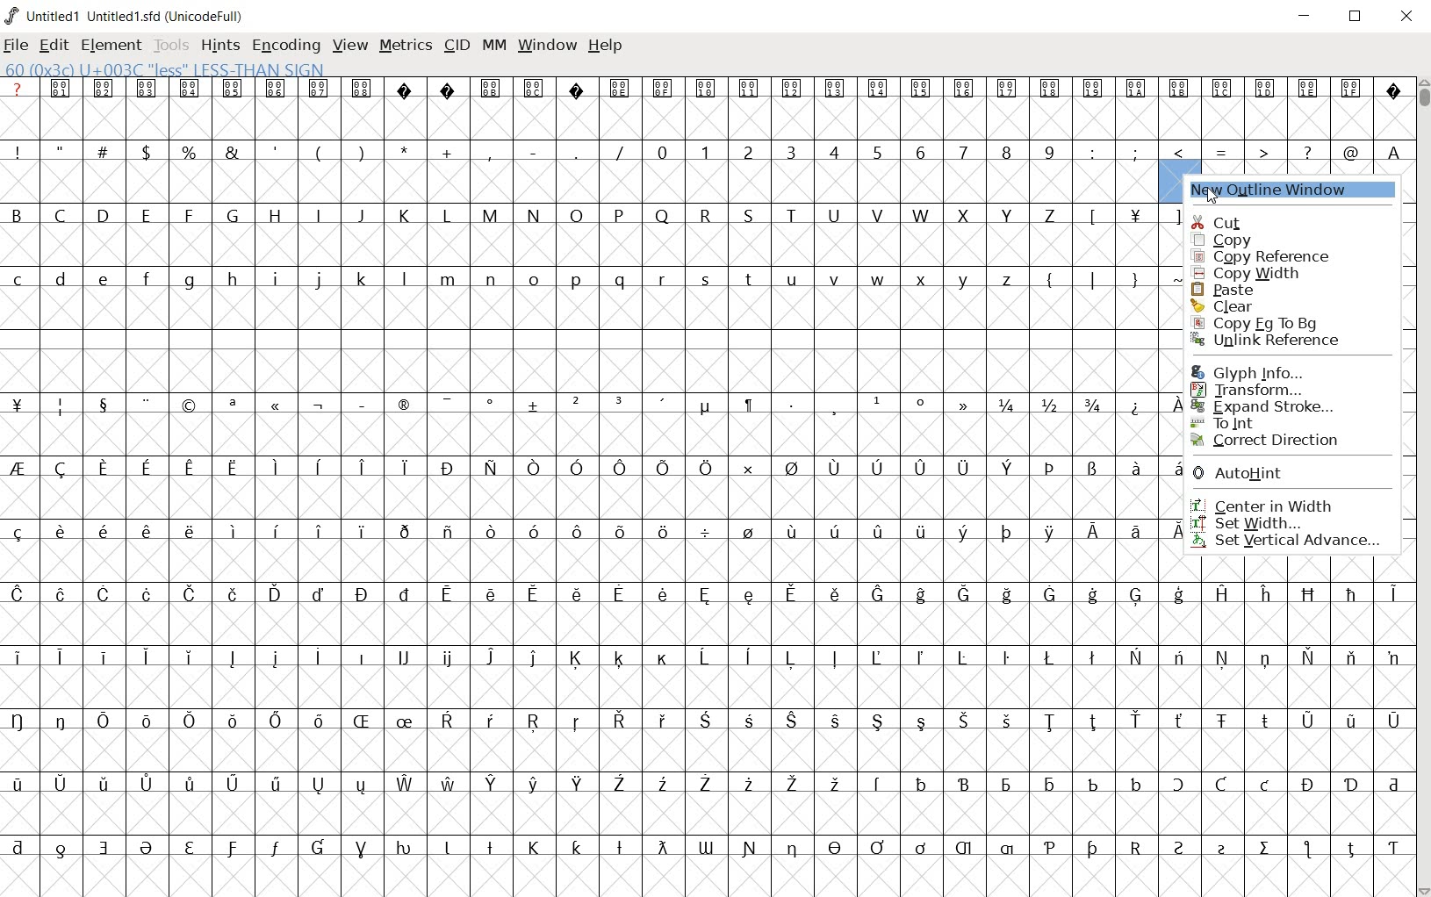 The width and height of the screenshot is (1431, 897). I want to click on small letter c - z, so click(512, 277).